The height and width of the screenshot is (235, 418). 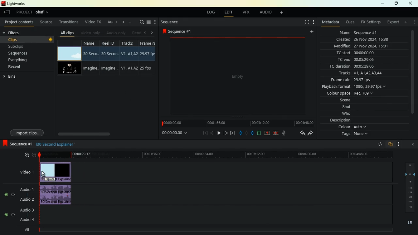 I want to click on hold, so click(x=247, y=133).